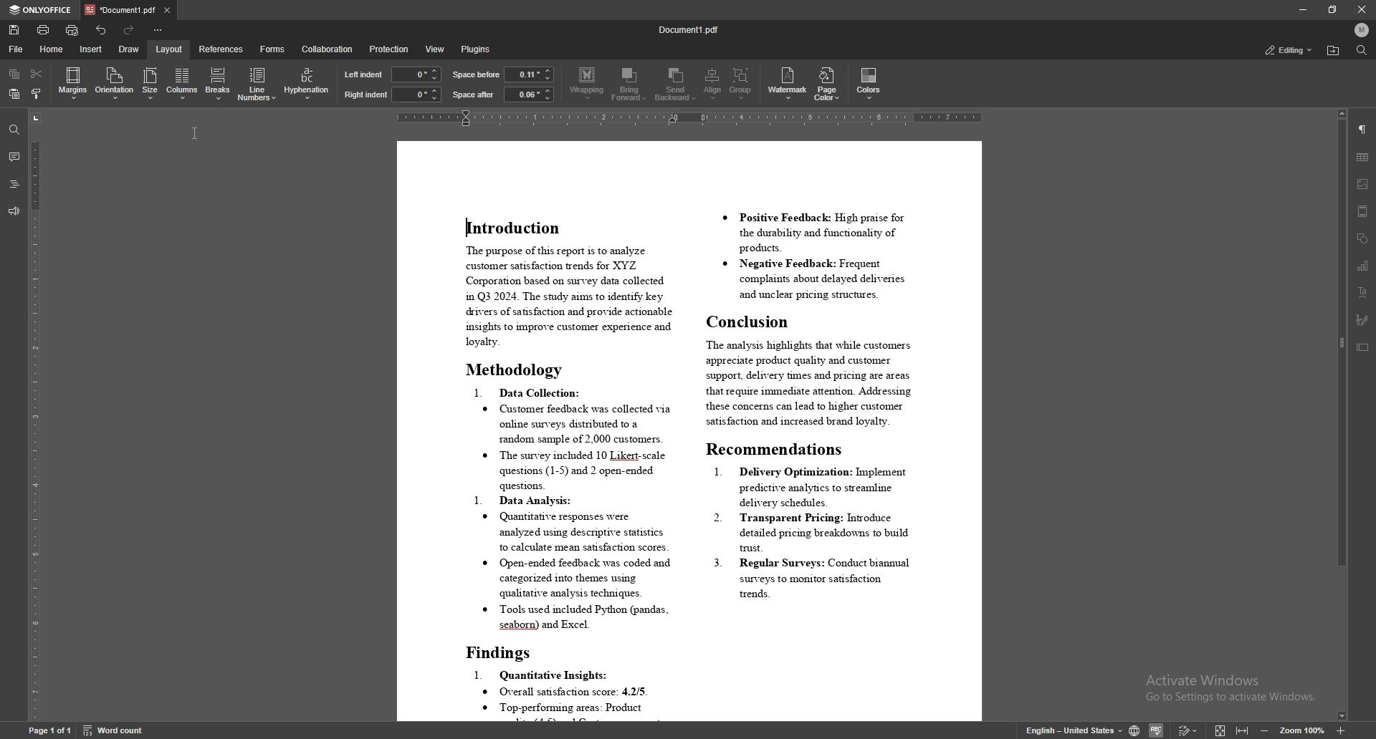 This screenshot has height=739, width=1376. Describe the element at coordinates (417, 95) in the screenshot. I see `right indent input` at that location.